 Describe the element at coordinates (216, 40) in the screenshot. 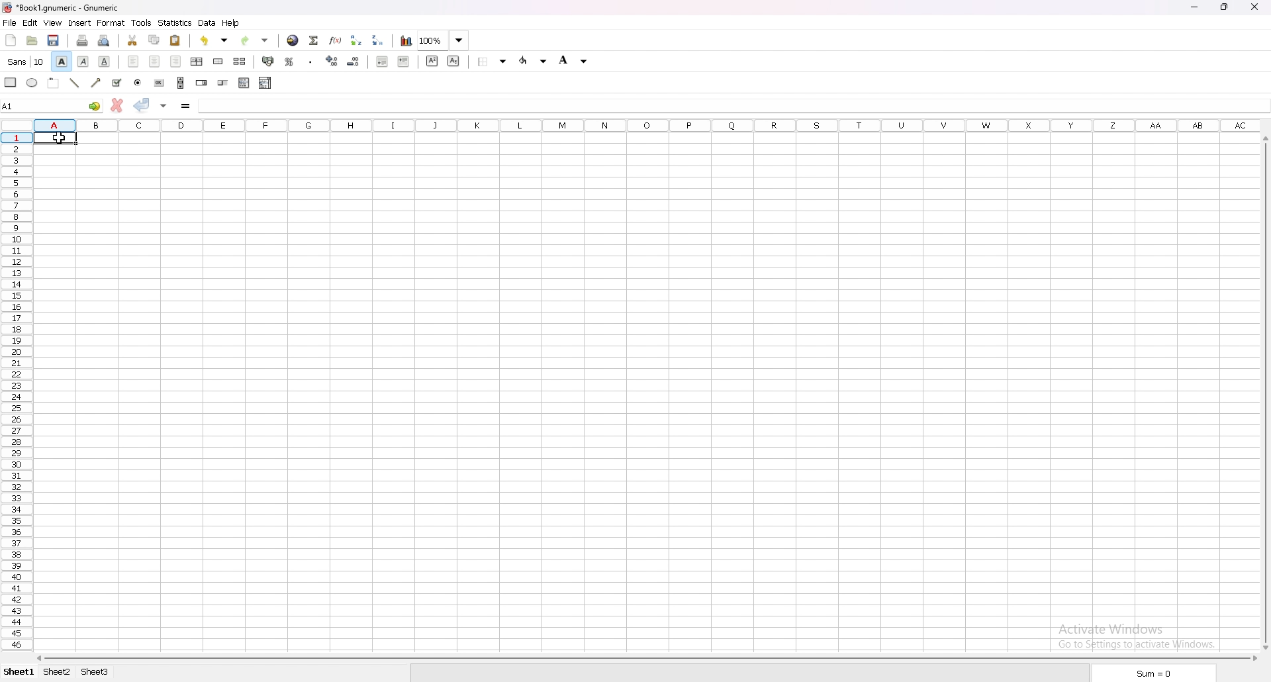

I see `undo` at that location.